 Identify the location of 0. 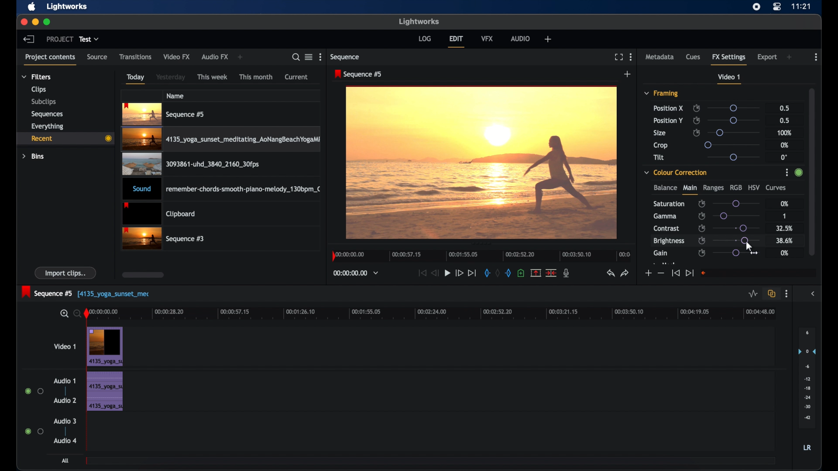
(784, 157).